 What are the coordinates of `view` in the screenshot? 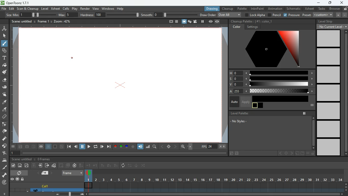 It's located at (12, 179).